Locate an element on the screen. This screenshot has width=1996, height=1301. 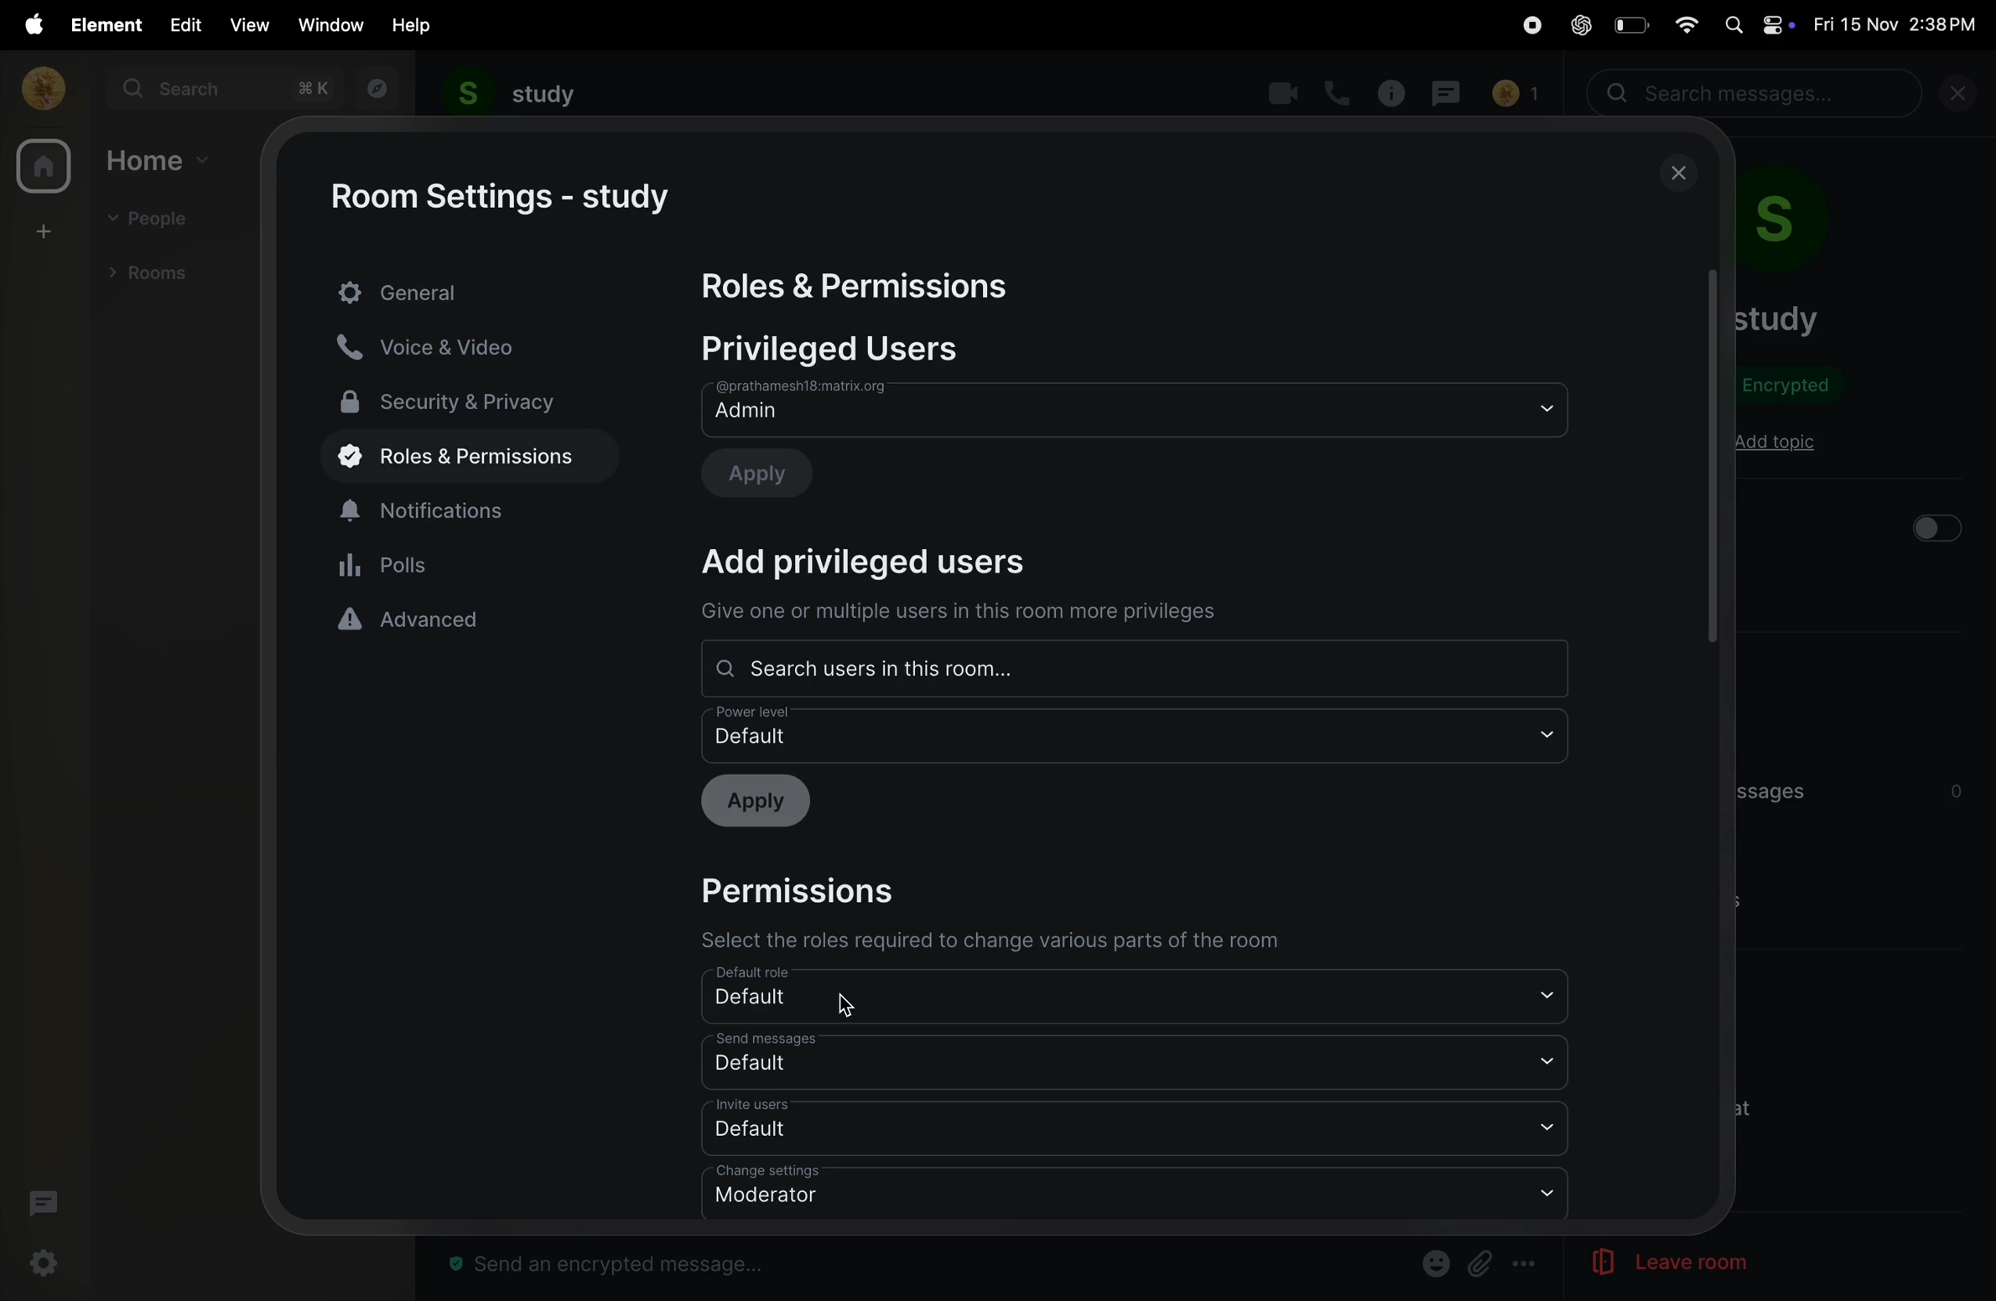
threads is located at coordinates (43, 1207).